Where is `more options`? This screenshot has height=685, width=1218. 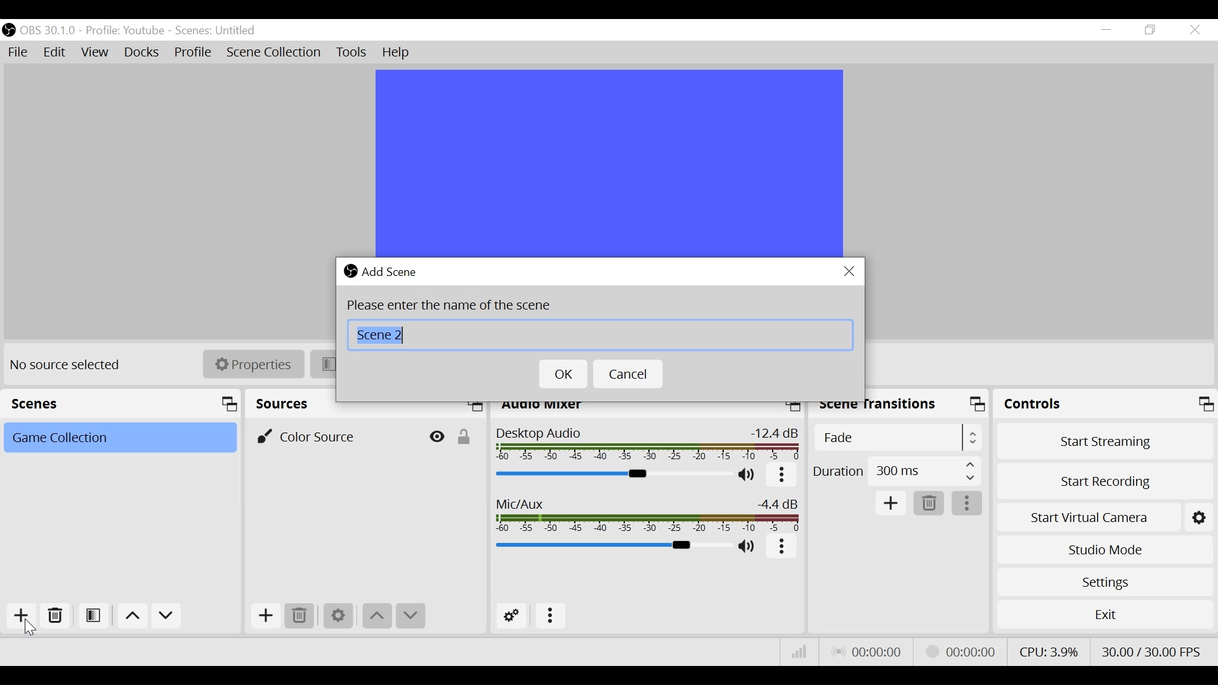
more options is located at coordinates (783, 548).